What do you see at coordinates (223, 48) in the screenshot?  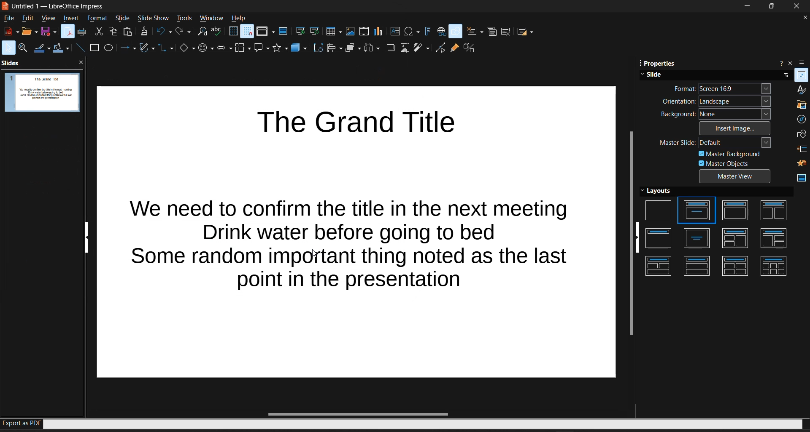 I see `block arrows` at bounding box center [223, 48].